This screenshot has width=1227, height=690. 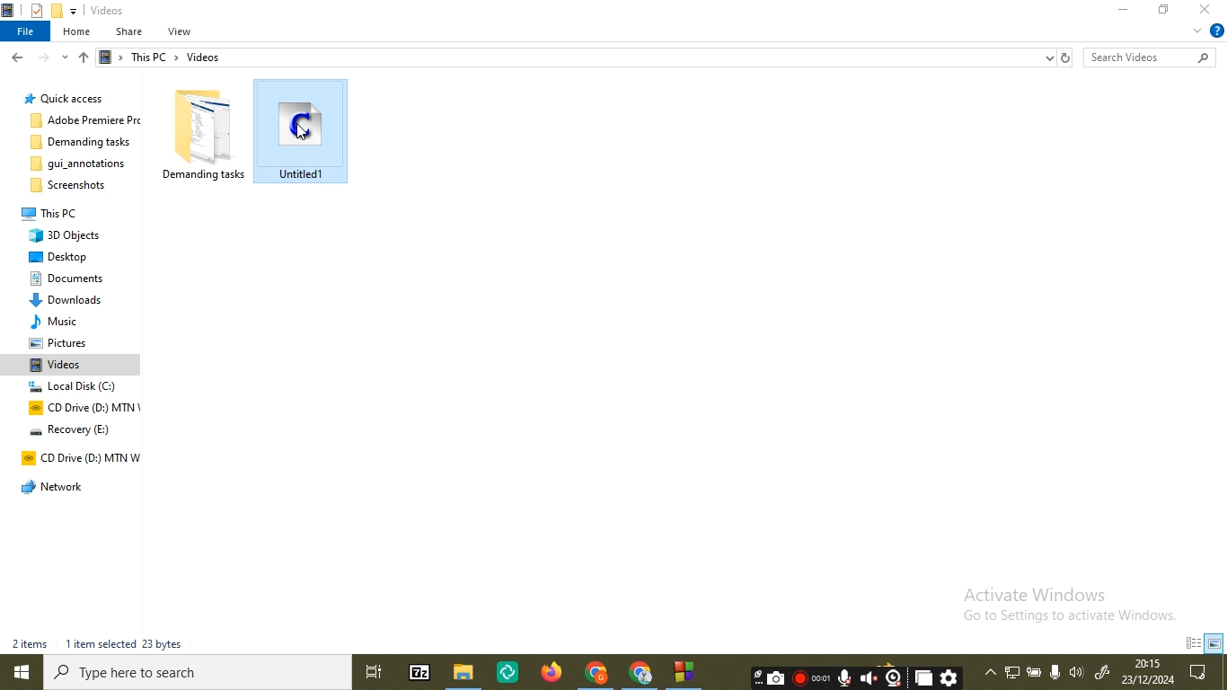 I want to click on navigation controls, so click(x=47, y=57).